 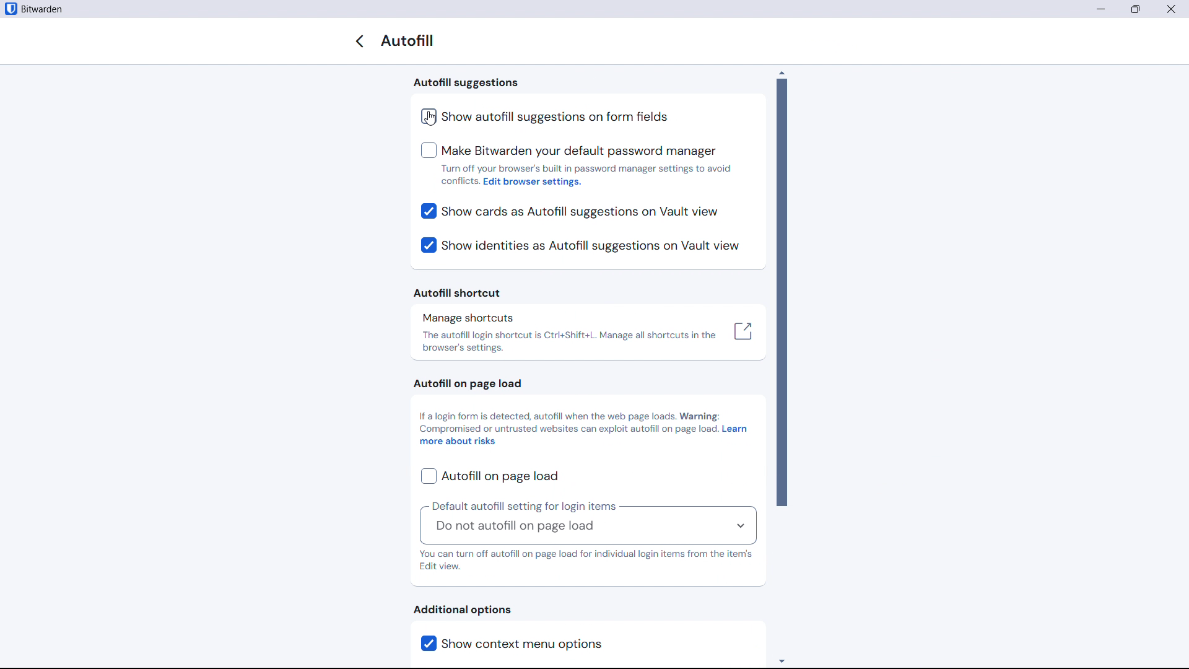 What do you see at coordinates (458, 292) in the screenshot?
I see `Autofill shortcut` at bounding box center [458, 292].